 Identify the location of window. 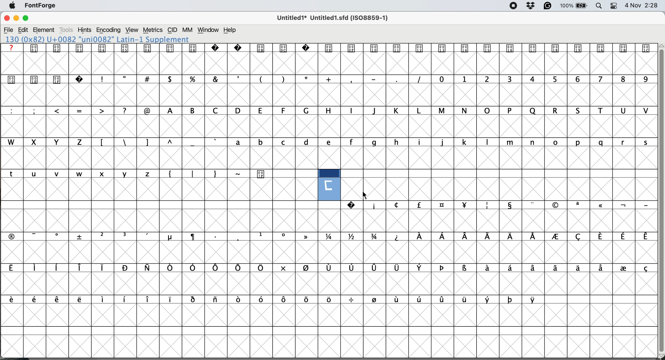
(209, 30).